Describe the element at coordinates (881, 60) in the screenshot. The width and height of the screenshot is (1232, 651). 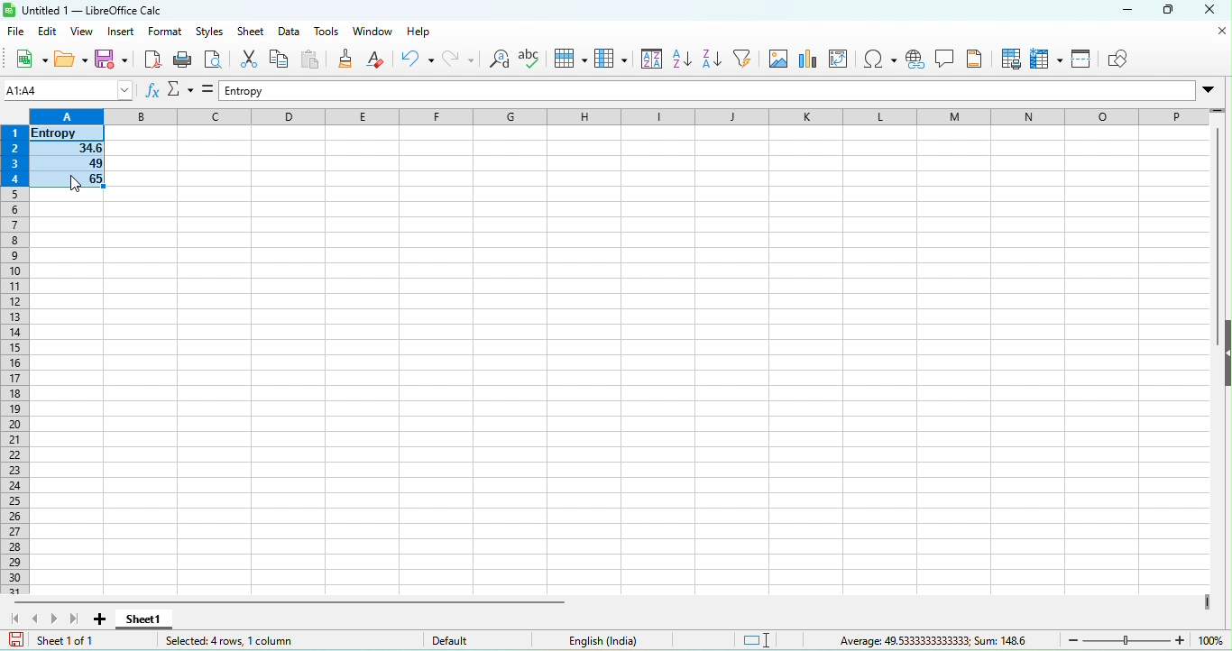
I see `special character` at that location.